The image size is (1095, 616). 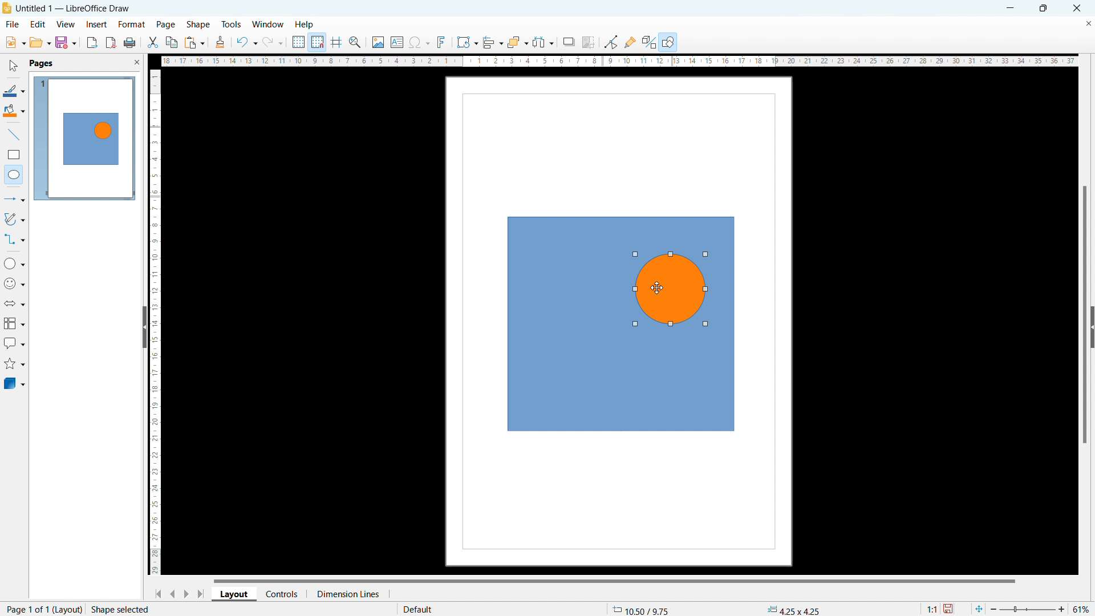 I want to click on print, so click(x=129, y=43).